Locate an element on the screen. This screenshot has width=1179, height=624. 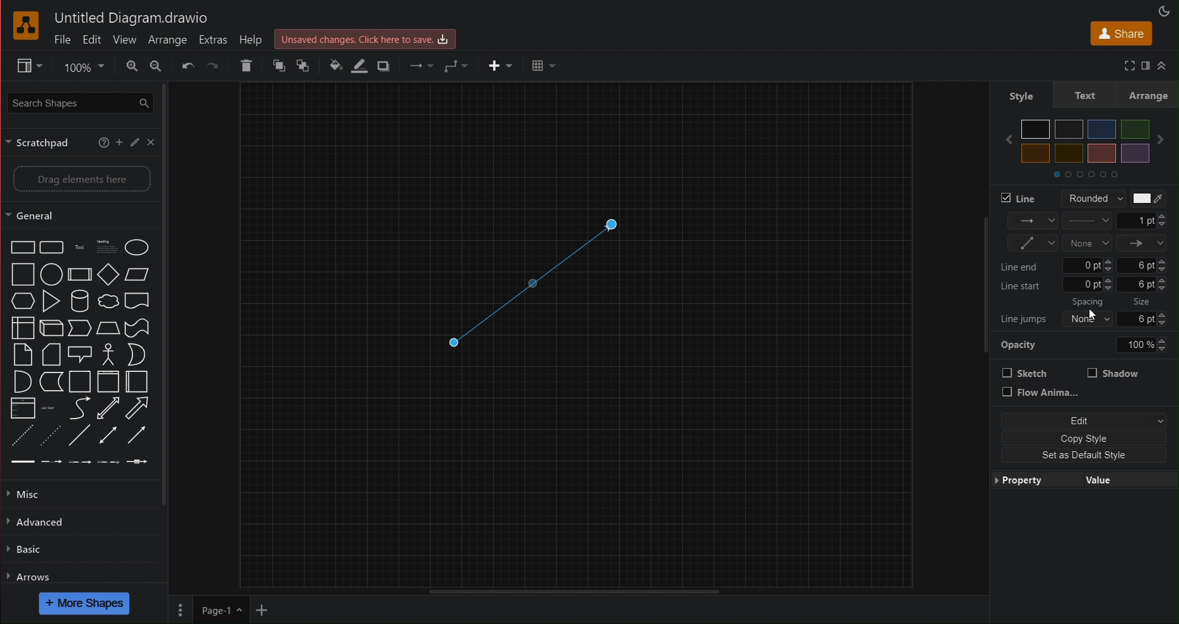
add page is located at coordinates (261, 611).